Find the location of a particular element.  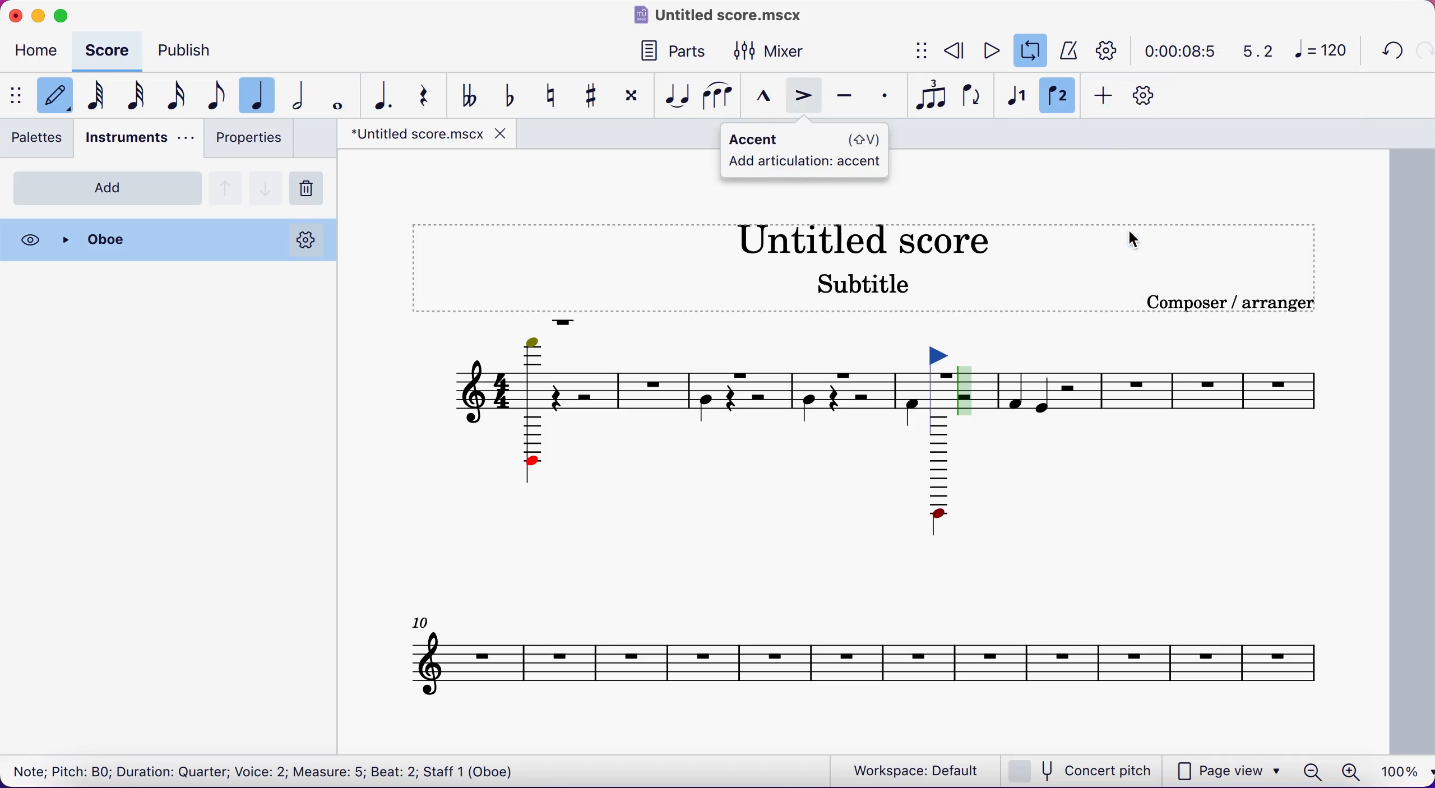

remove is located at coordinates (311, 189).